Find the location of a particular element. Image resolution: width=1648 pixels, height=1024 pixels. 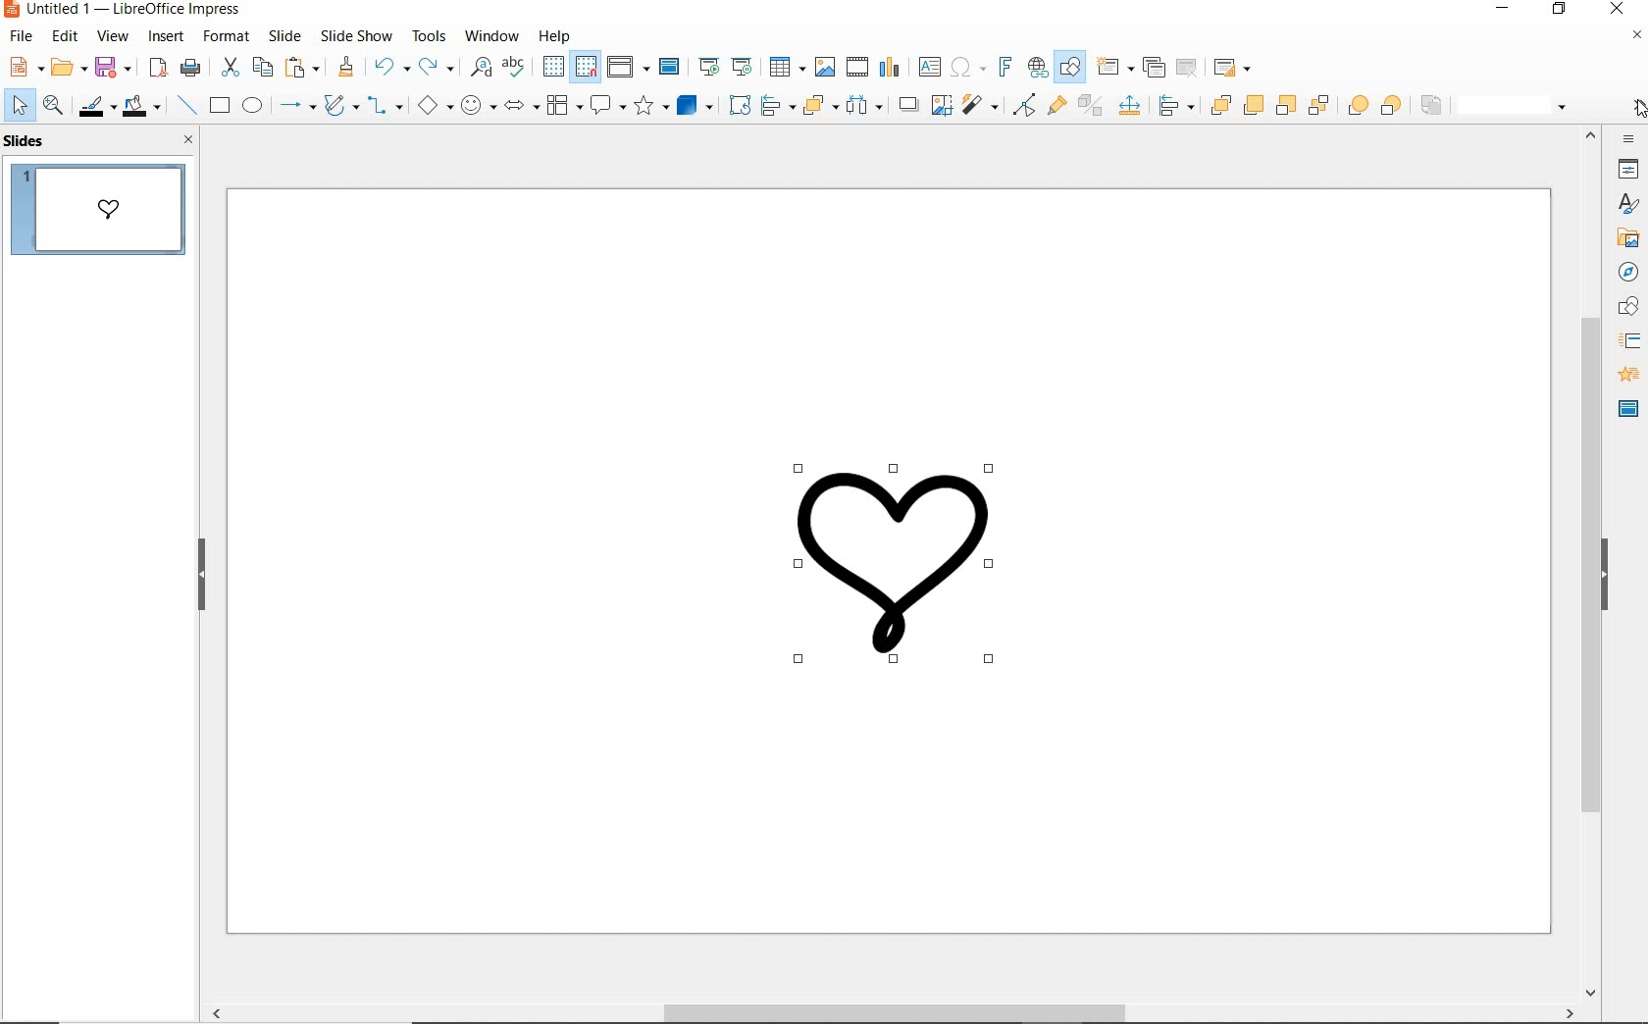

insert fontwork text is located at coordinates (1005, 66).